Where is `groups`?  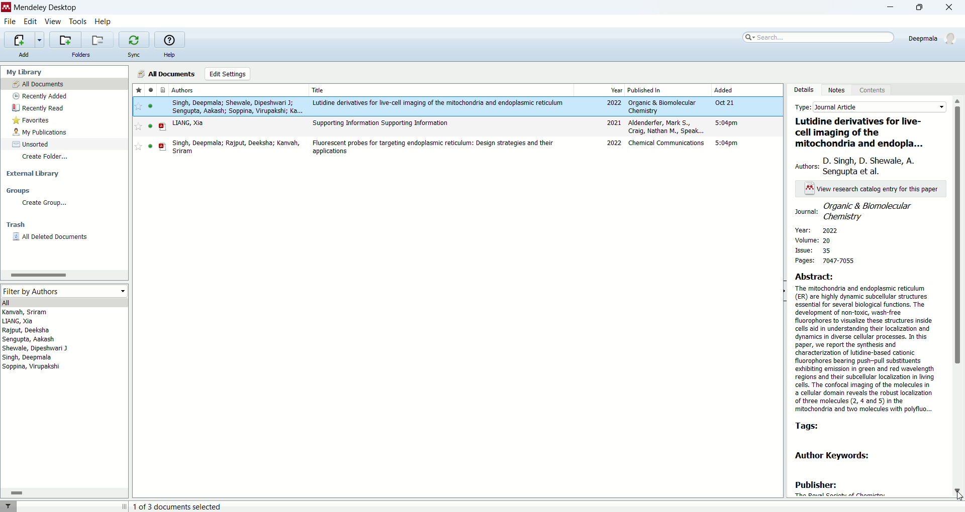
groups is located at coordinates (18, 190).